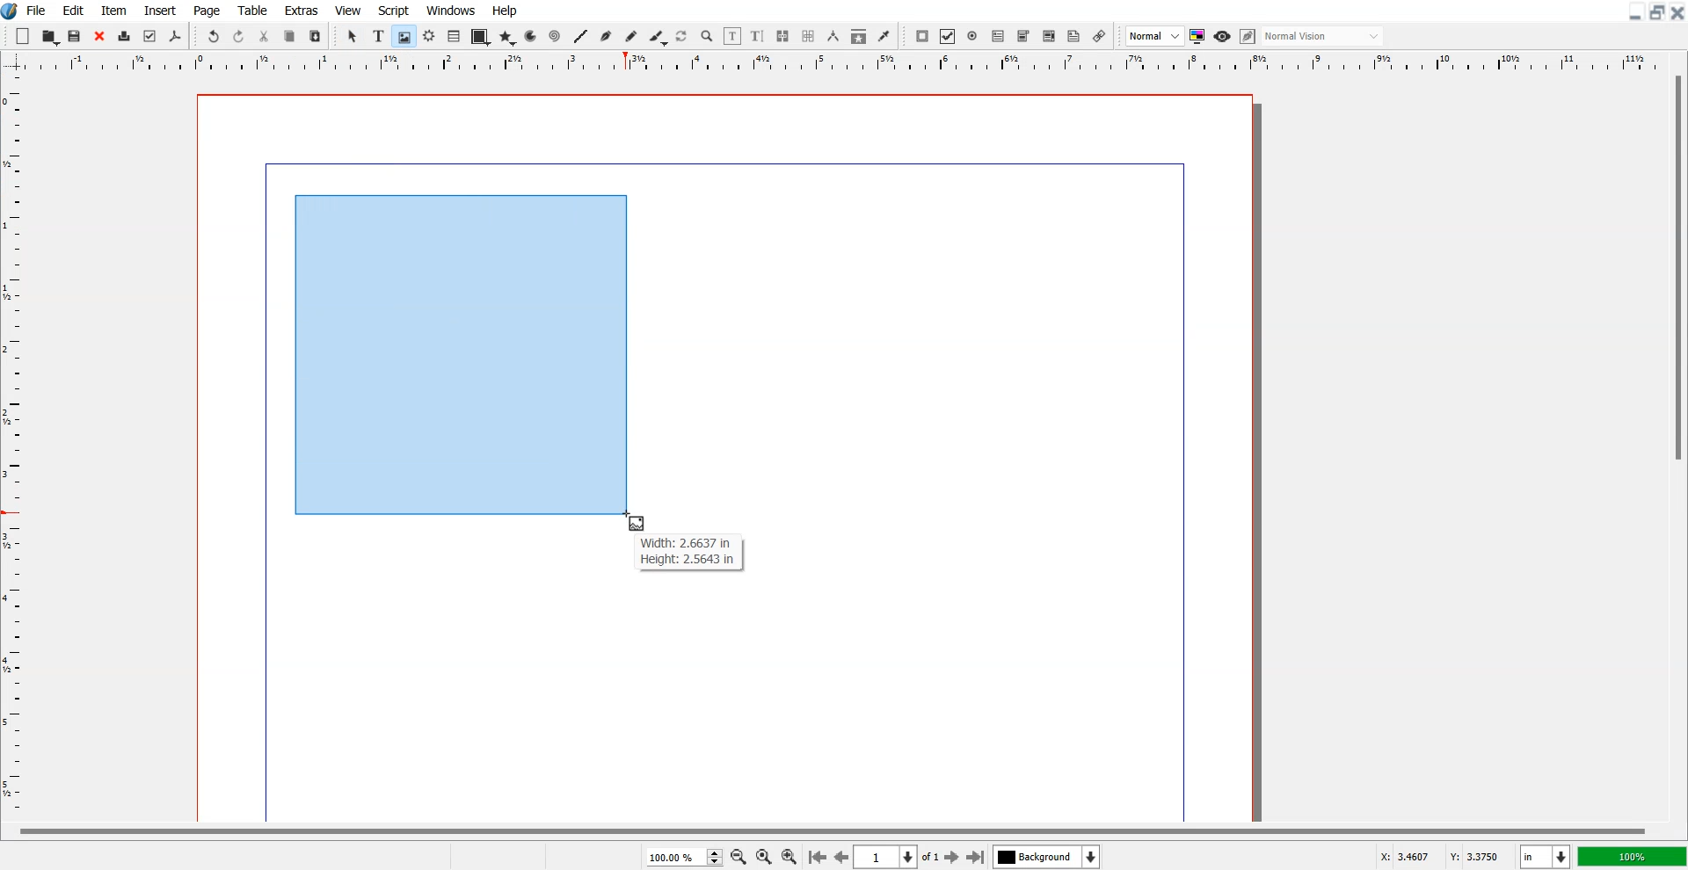 This screenshot has width=1688, height=870. Describe the element at coordinates (1546, 856) in the screenshot. I see `Measurement in inches` at that location.